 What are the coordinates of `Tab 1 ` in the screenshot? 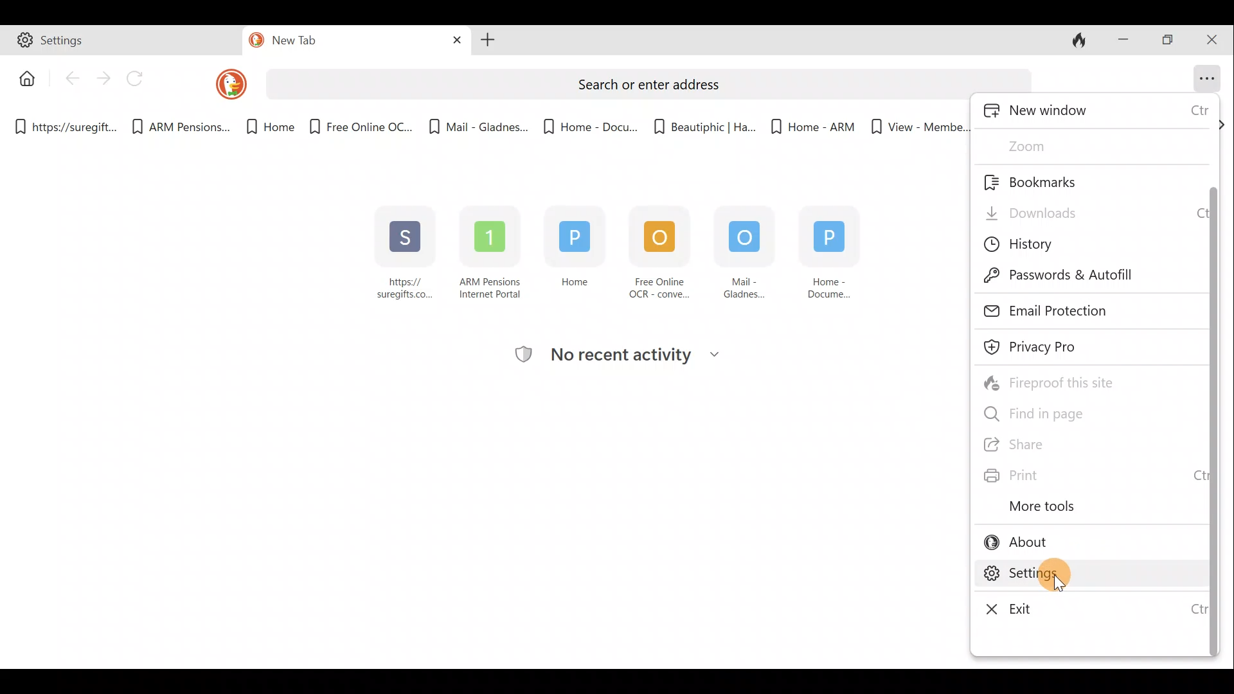 It's located at (121, 40).